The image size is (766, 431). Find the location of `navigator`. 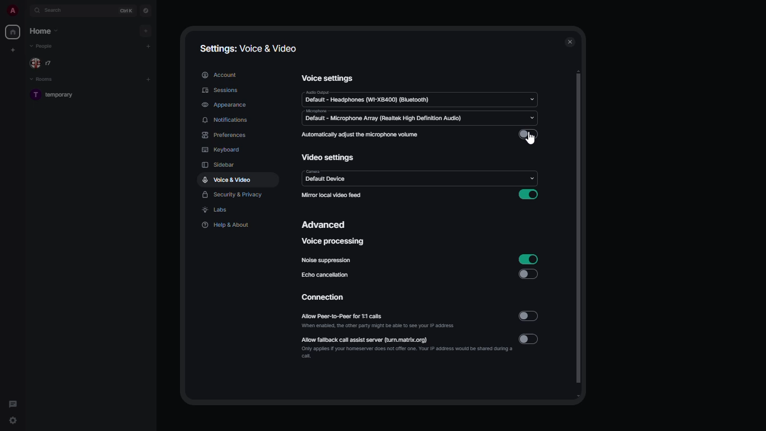

navigator is located at coordinates (145, 11).